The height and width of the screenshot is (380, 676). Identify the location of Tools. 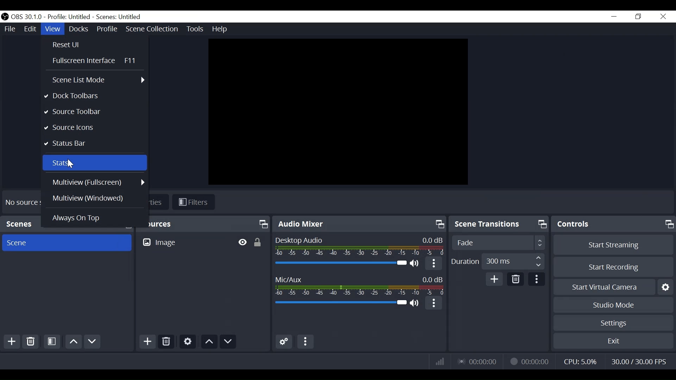
(194, 28).